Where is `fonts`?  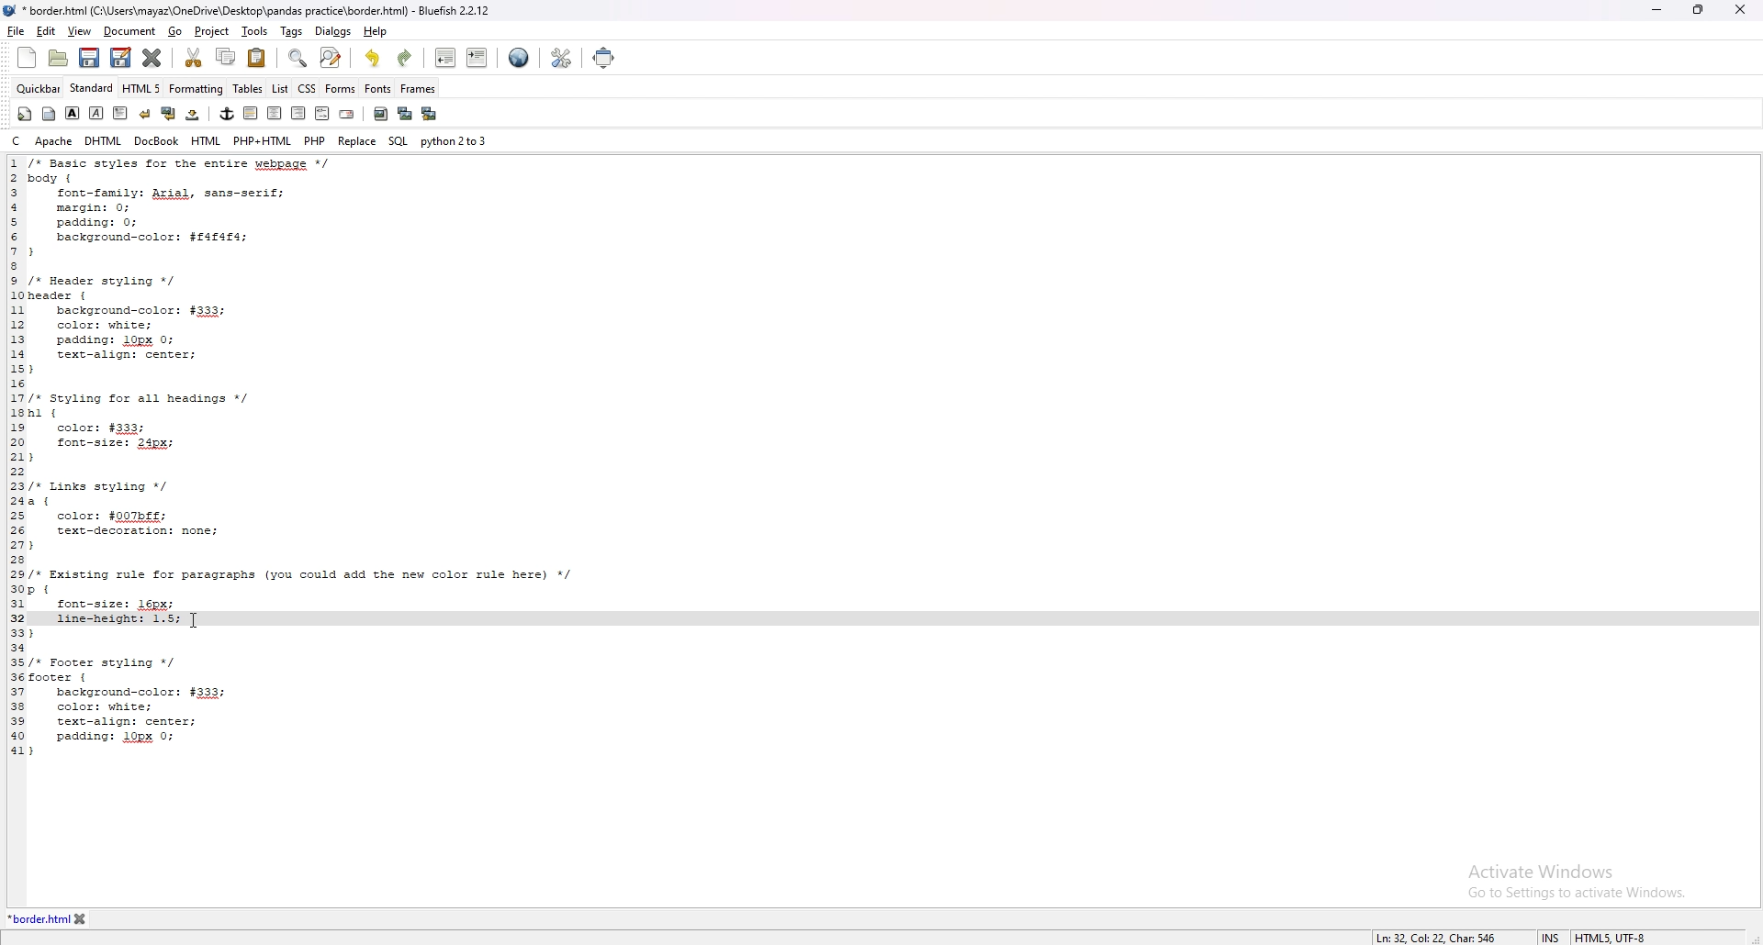 fonts is located at coordinates (378, 88).